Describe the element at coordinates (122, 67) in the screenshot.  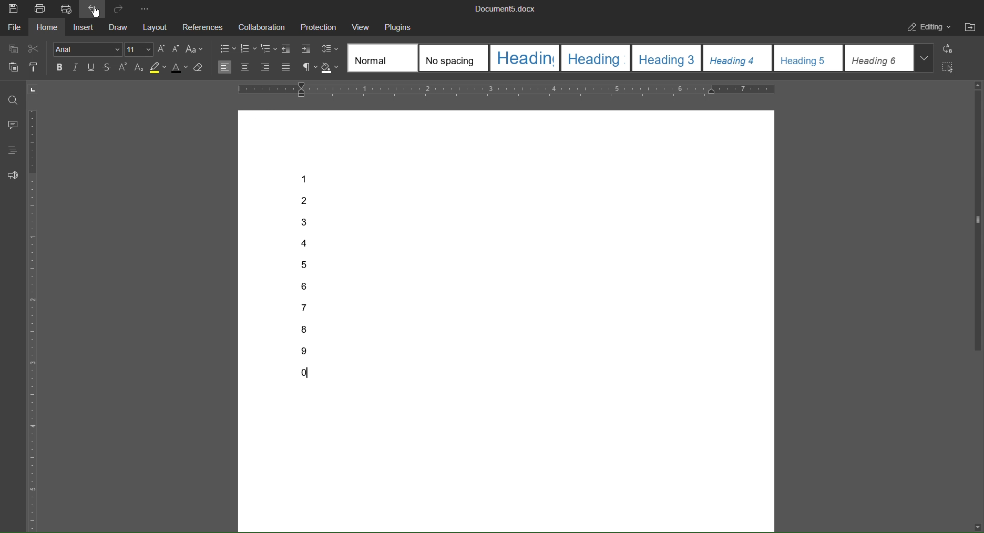
I see `Superscript` at that location.